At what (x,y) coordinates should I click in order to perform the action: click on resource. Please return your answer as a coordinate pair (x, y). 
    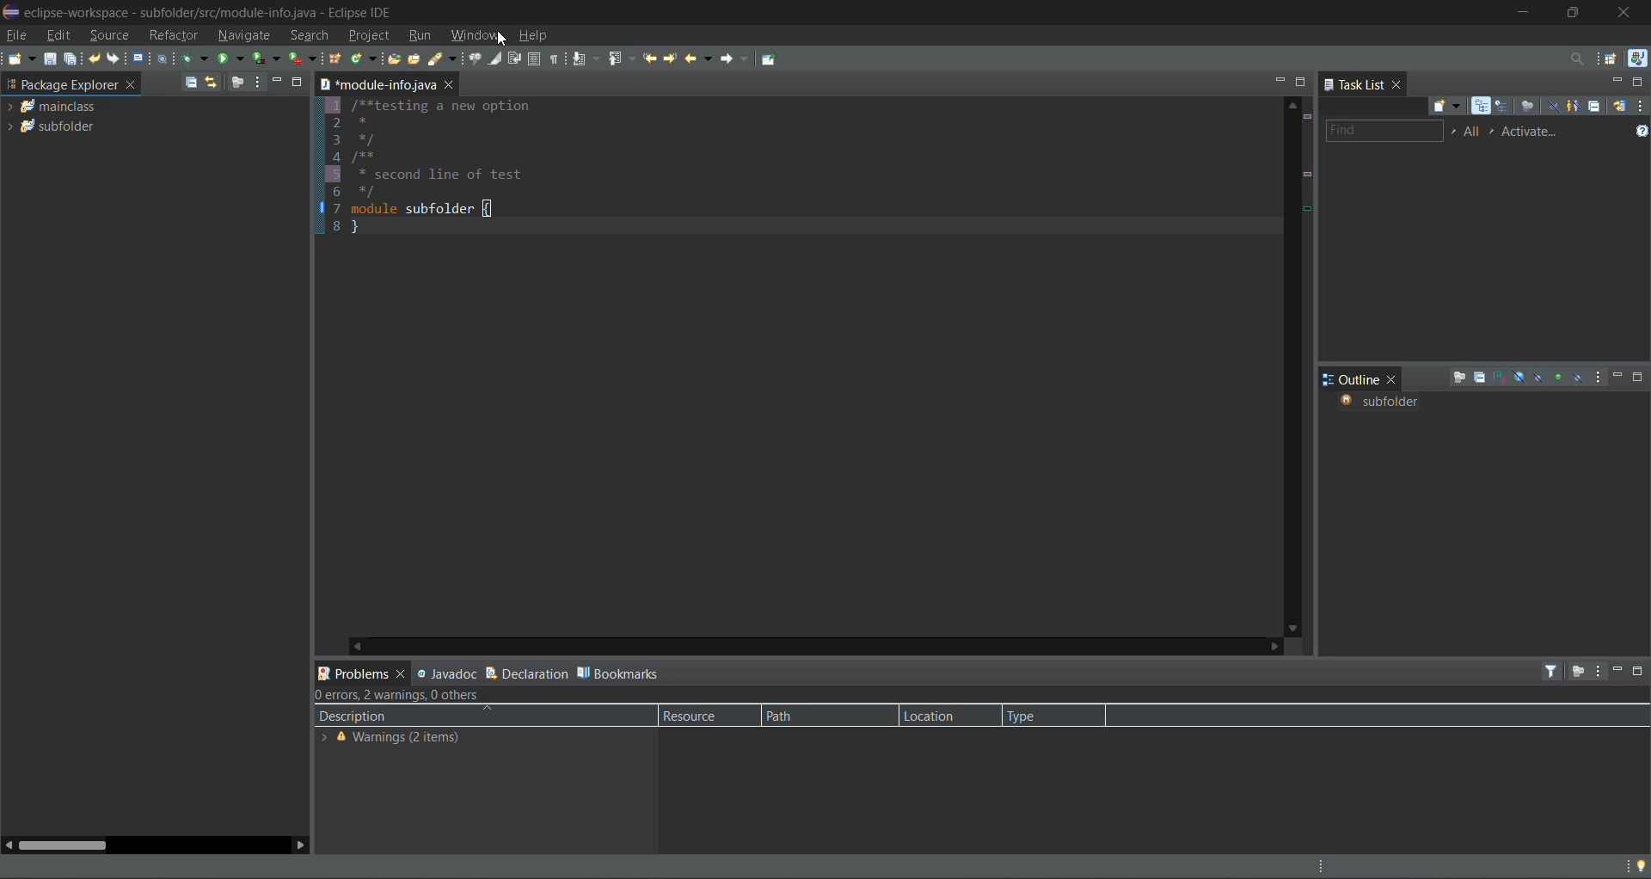
    Looking at the image, I should click on (697, 715).